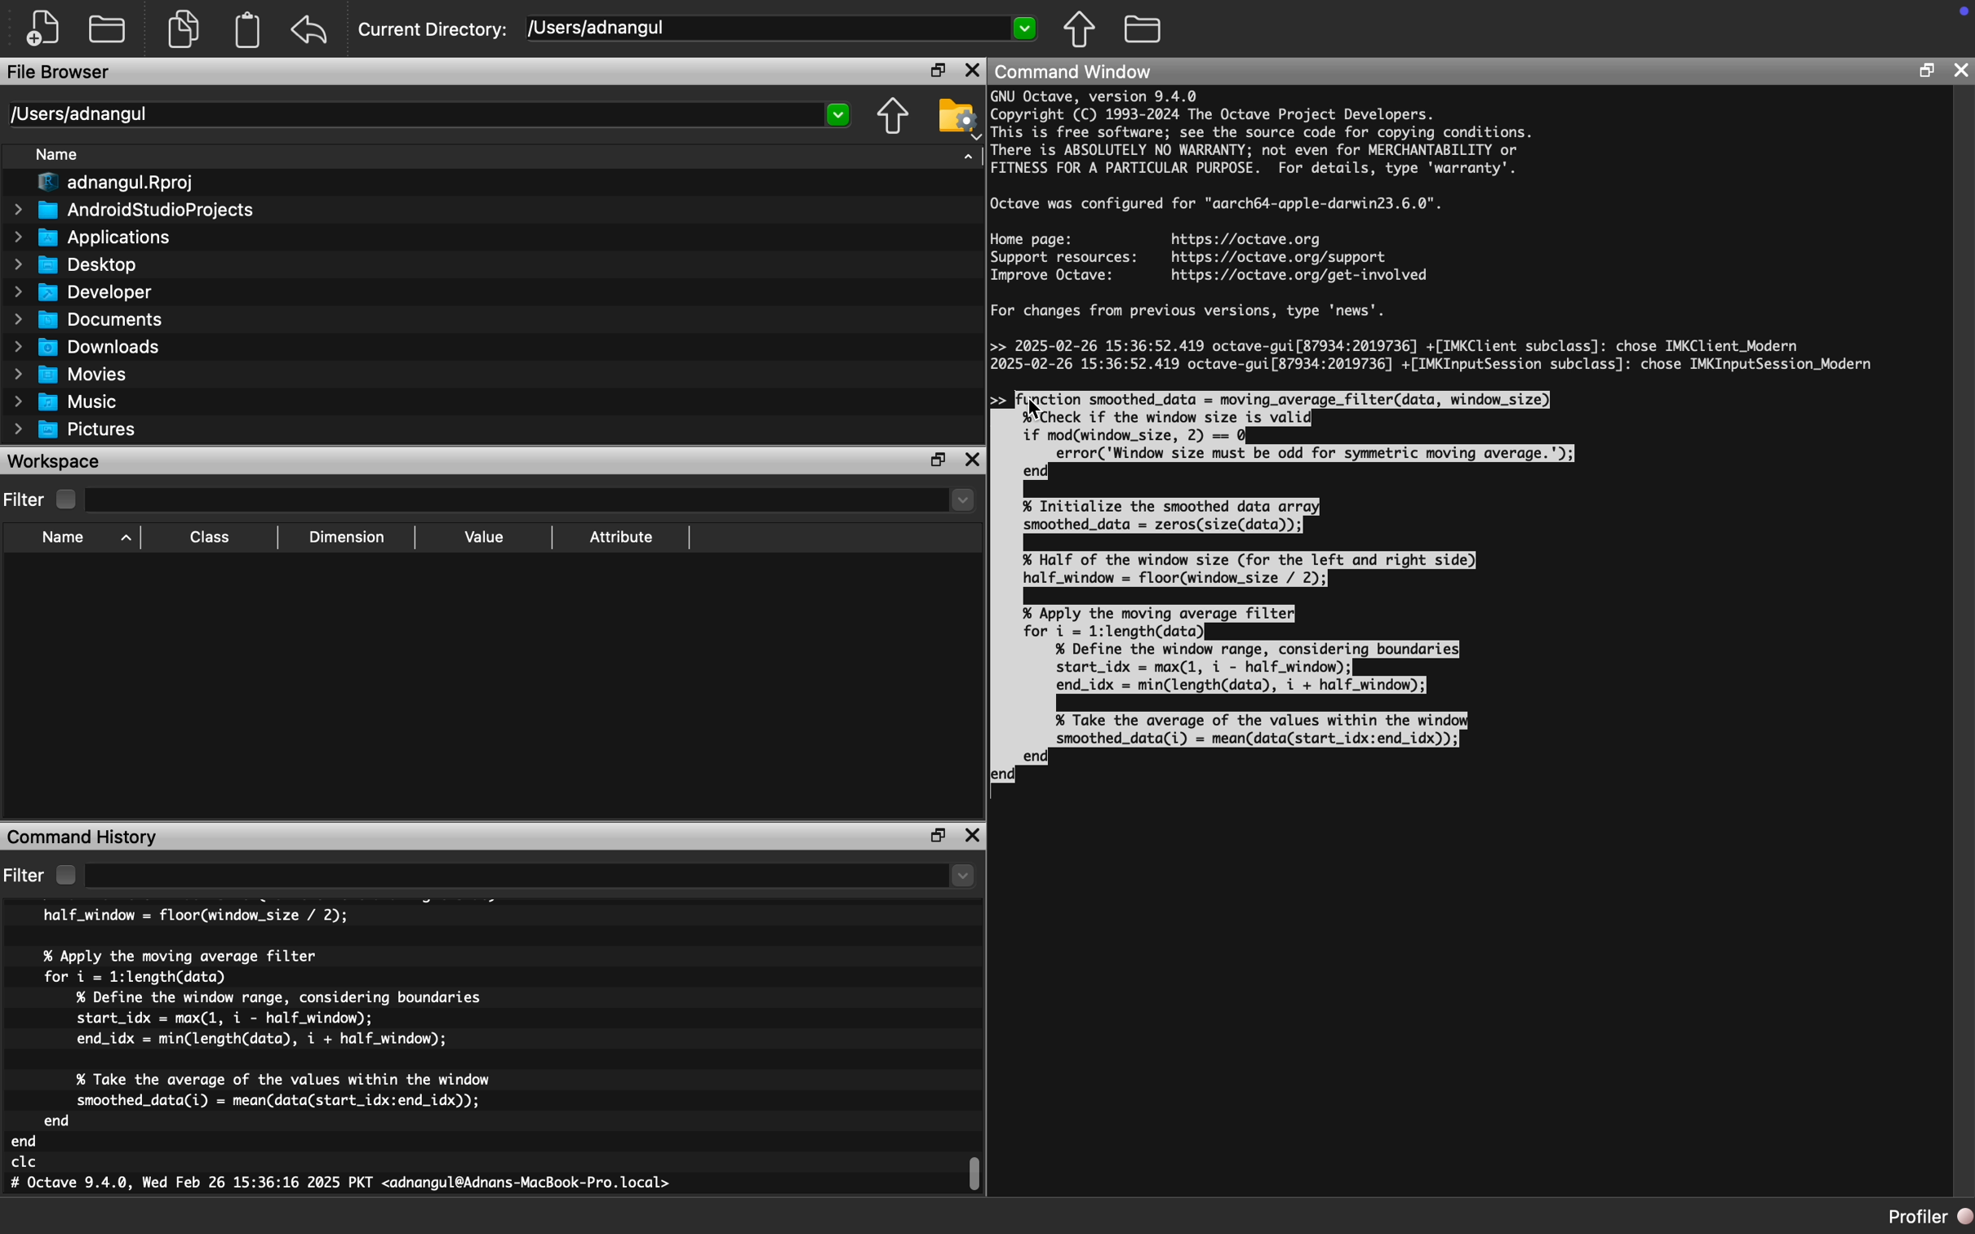 The height and width of the screenshot is (1234, 1975). What do you see at coordinates (81, 293) in the screenshot?
I see `Developer` at bounding box center [81, 293].